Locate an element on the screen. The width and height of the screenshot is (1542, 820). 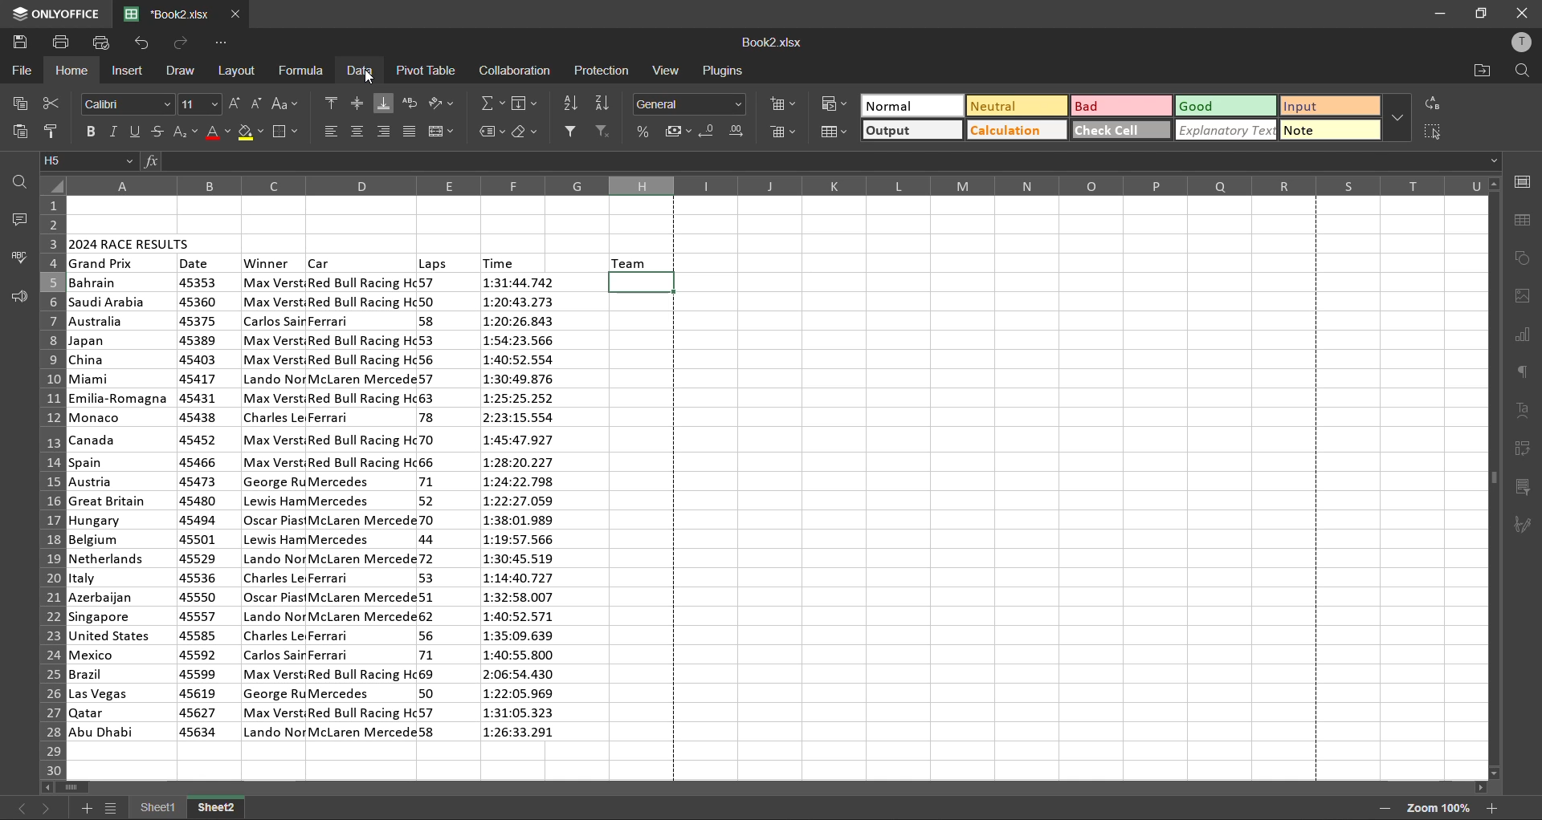
row numbers is located at coordinates (49, 485).